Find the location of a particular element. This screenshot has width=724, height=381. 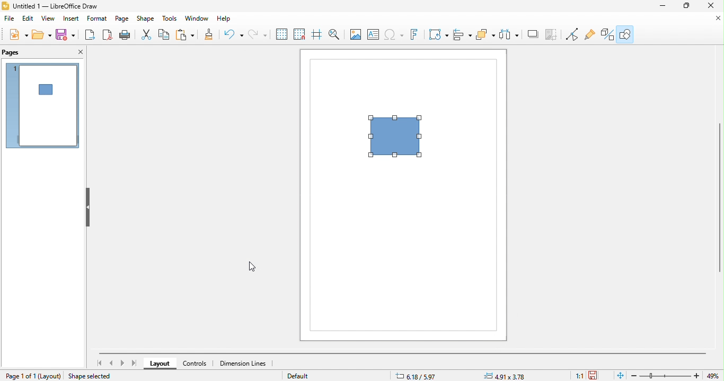

paste is located at coordinates (187, 35).